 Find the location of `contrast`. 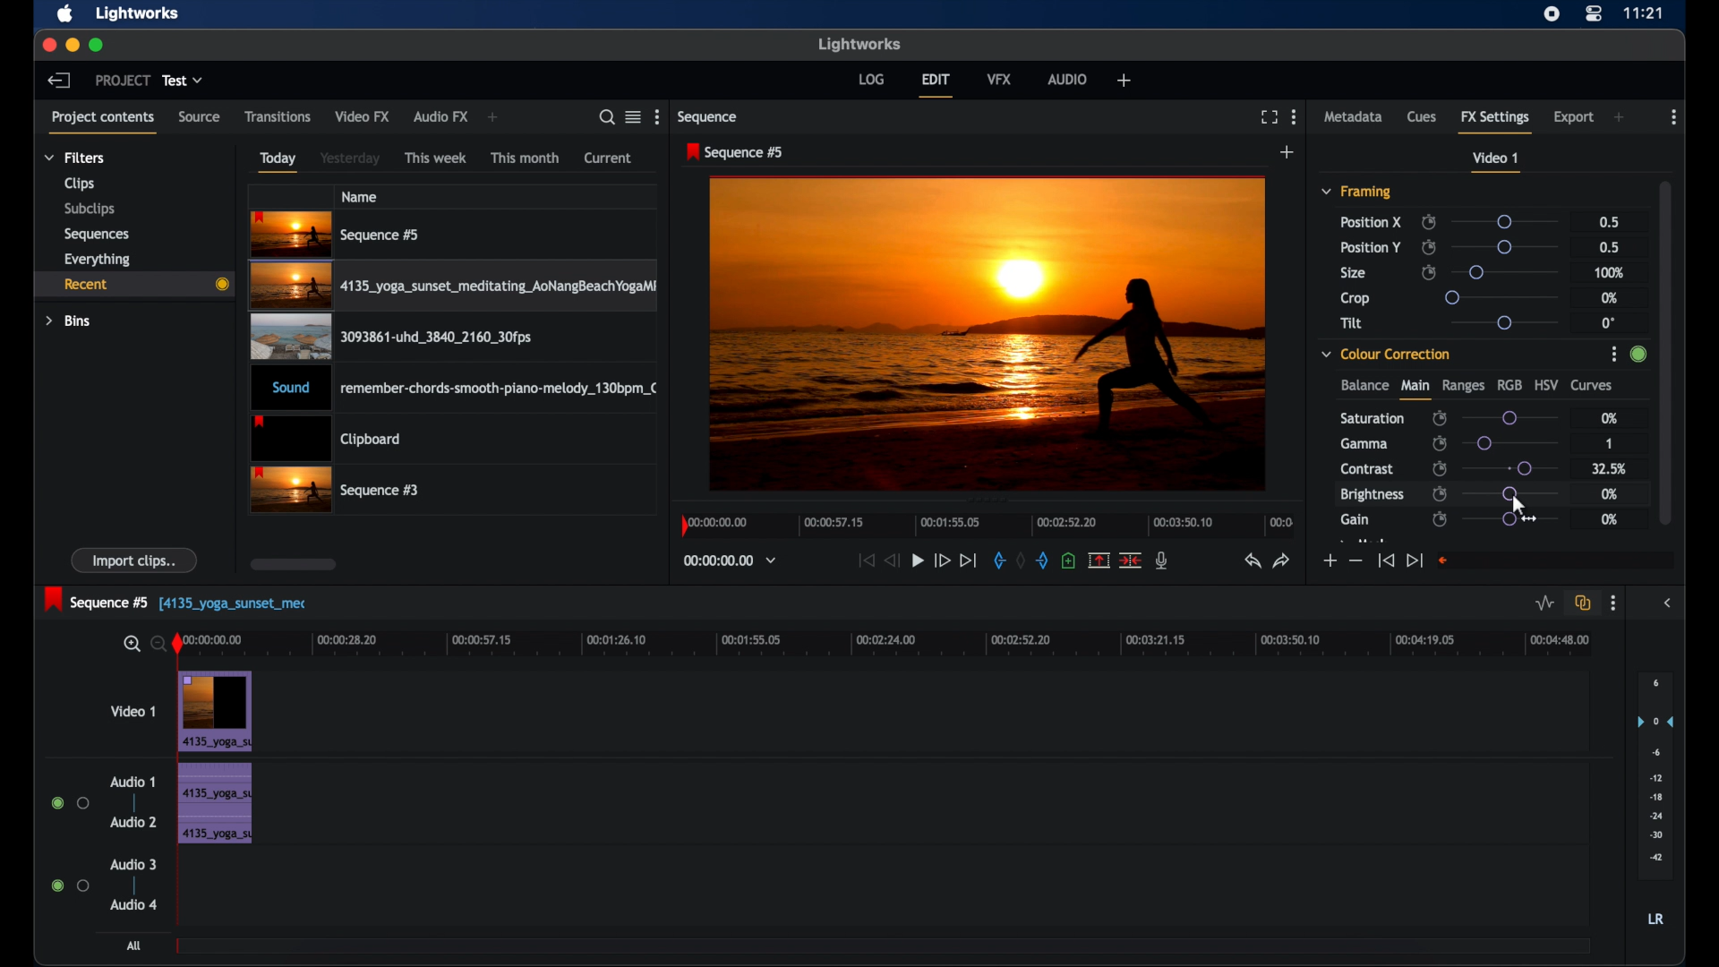

contrast is located at coordinates (1366, 470).